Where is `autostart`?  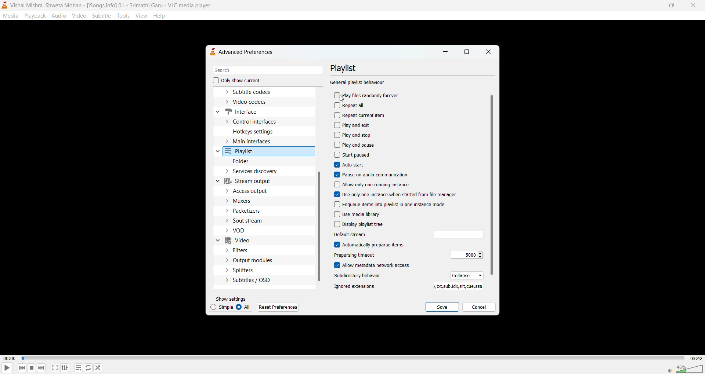
autostart is located at coordinates (350, 165).